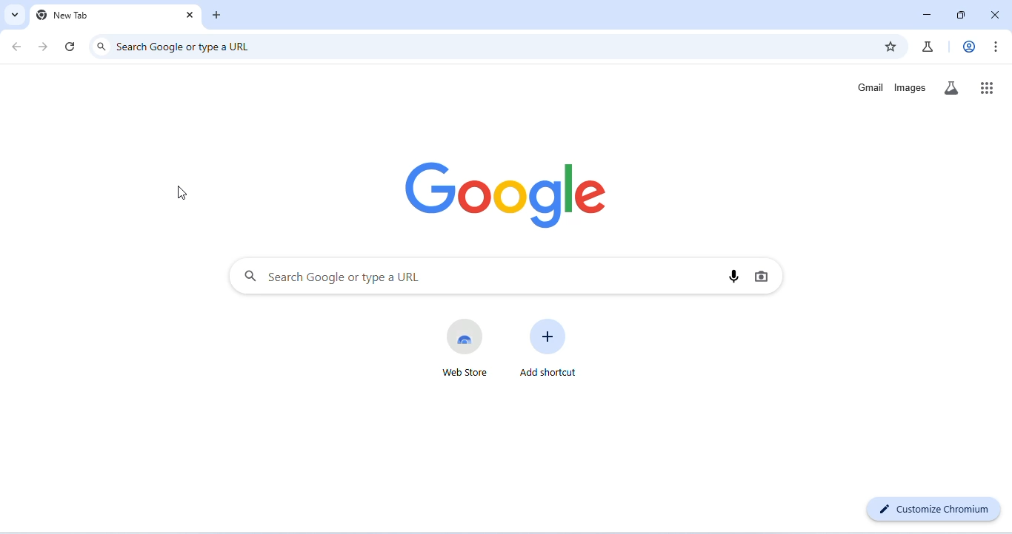  I want to click on search labs, so click(951, 89).